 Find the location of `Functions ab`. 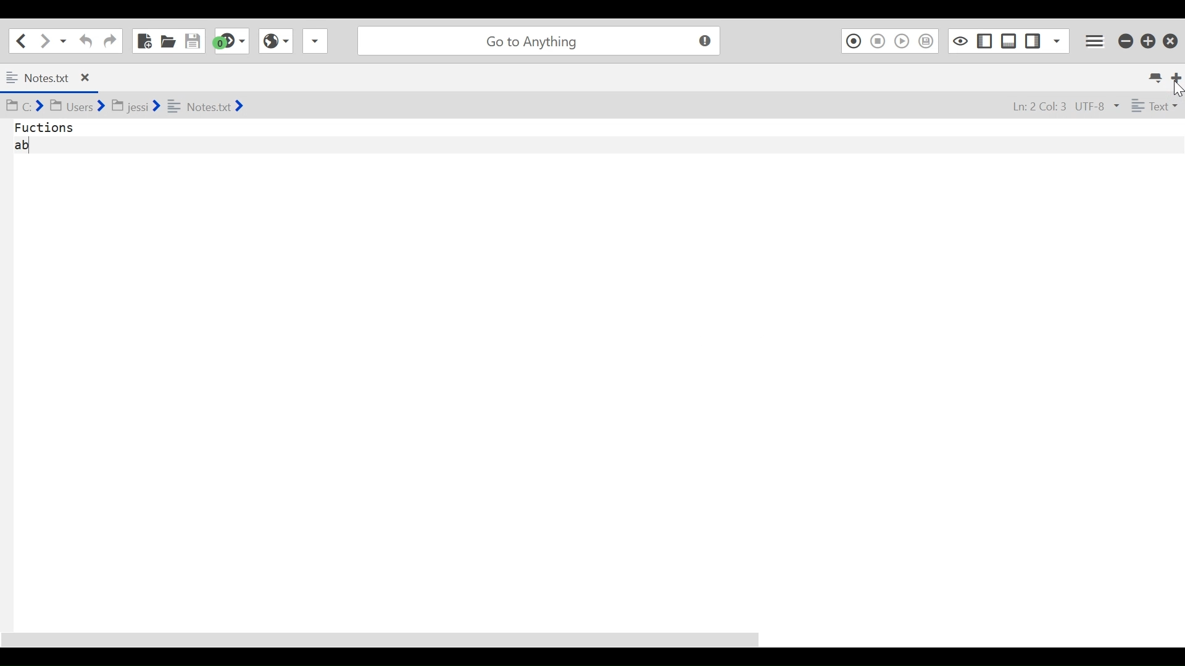

Functions ab is located at coordinates (593, 374).